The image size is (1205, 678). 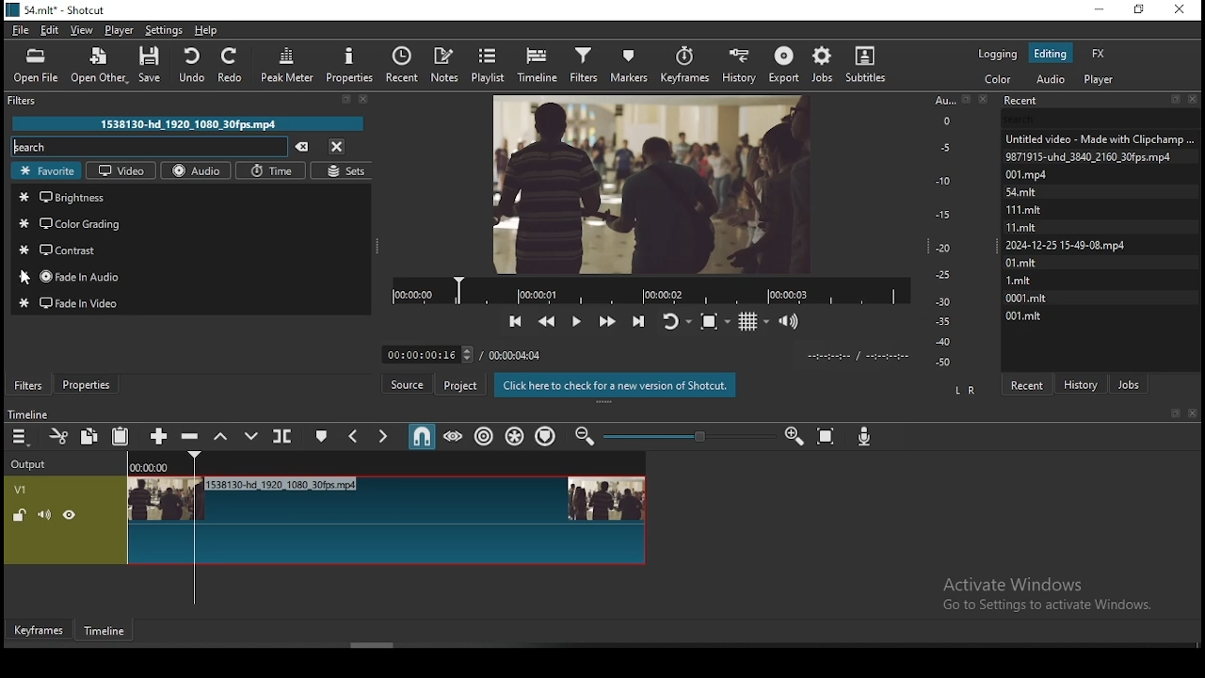 I want to click on audio, so click(x=199, y=170).